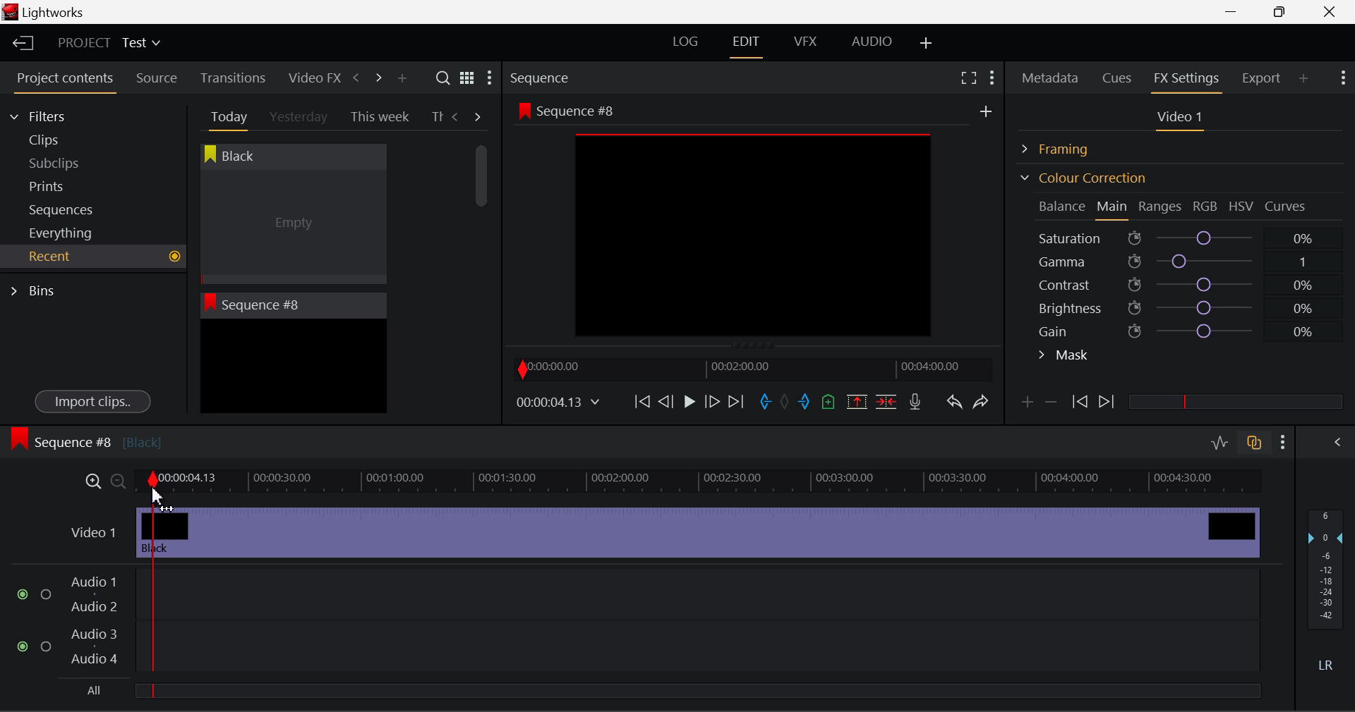 This screenshot has width=1355, height=712. Describe the element at coordinates (1064, 206) in the screenshot. I see `Balance Section` at that location.